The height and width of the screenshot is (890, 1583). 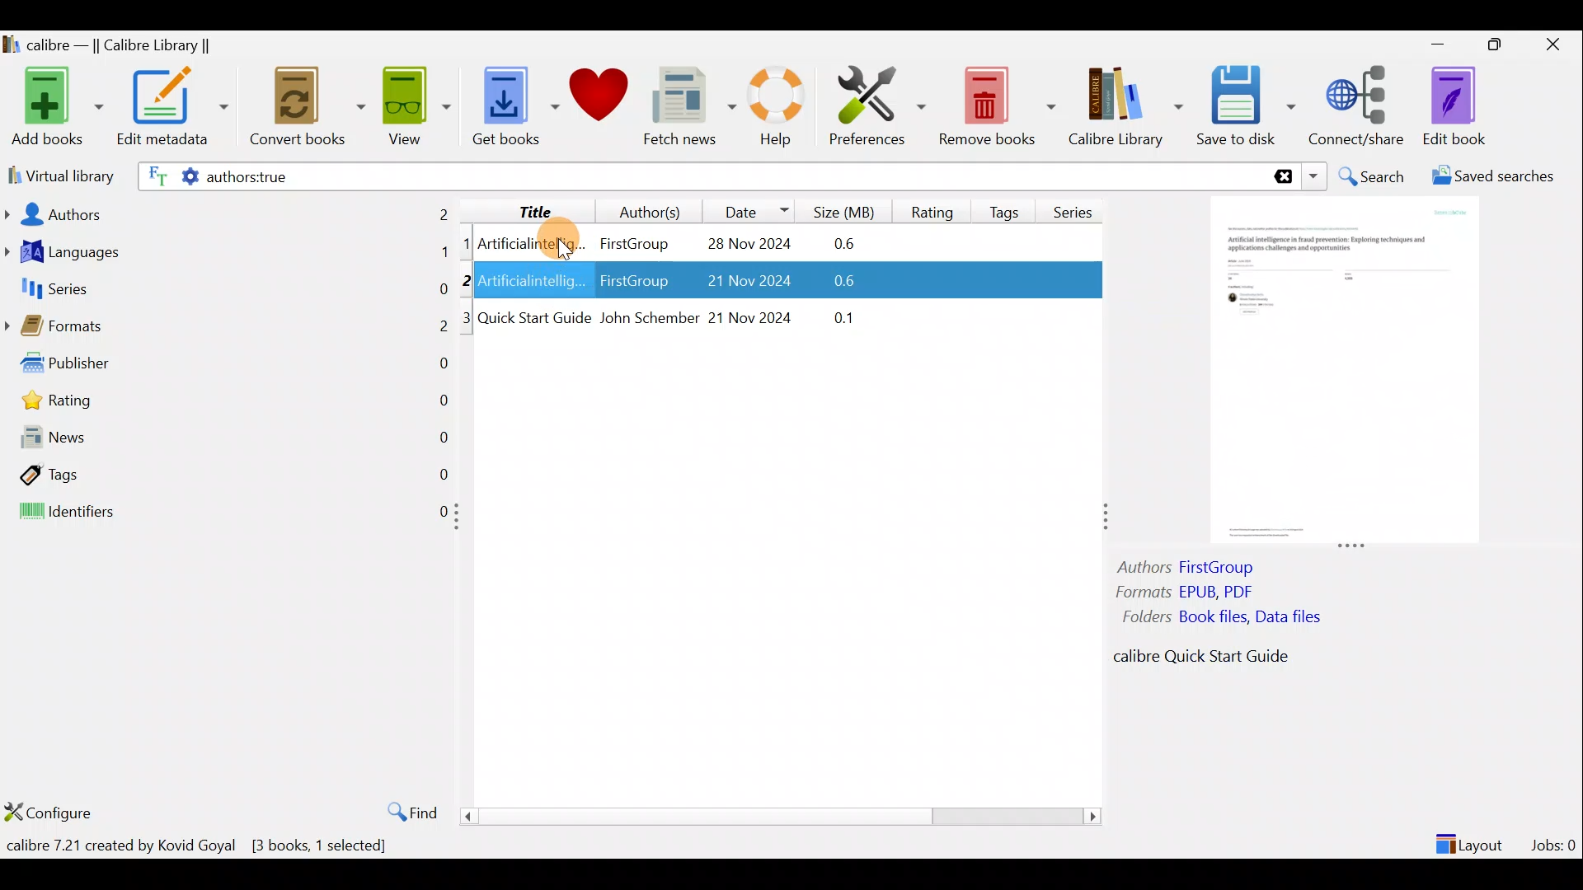 What do you see at coordinates (1125, 103) in the screenshot?
I see `Calibre library` at bounding box center [1125, 103].